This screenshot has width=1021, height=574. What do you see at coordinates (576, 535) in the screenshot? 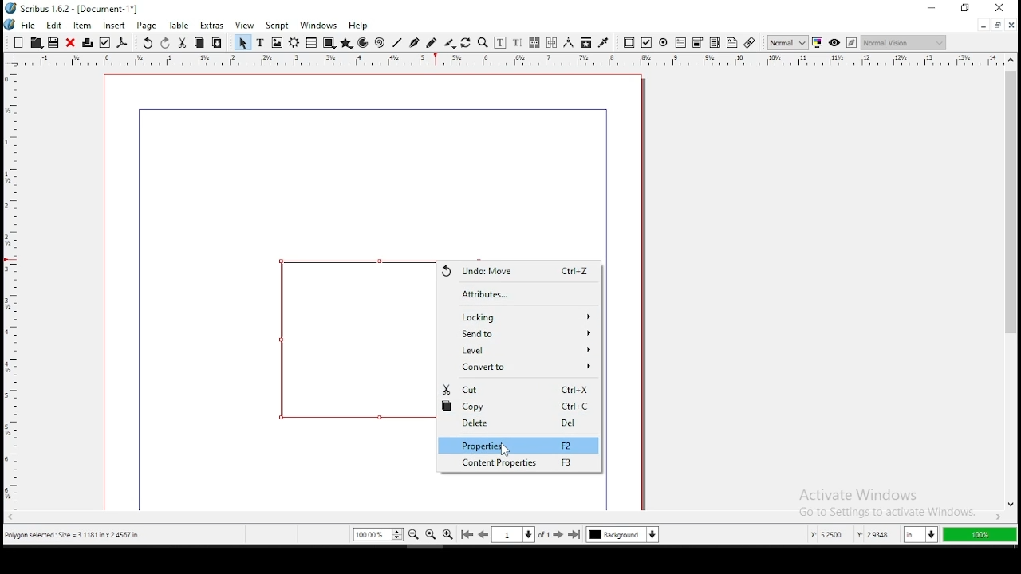
I see `go to last page` at bounding box center [576, 535].